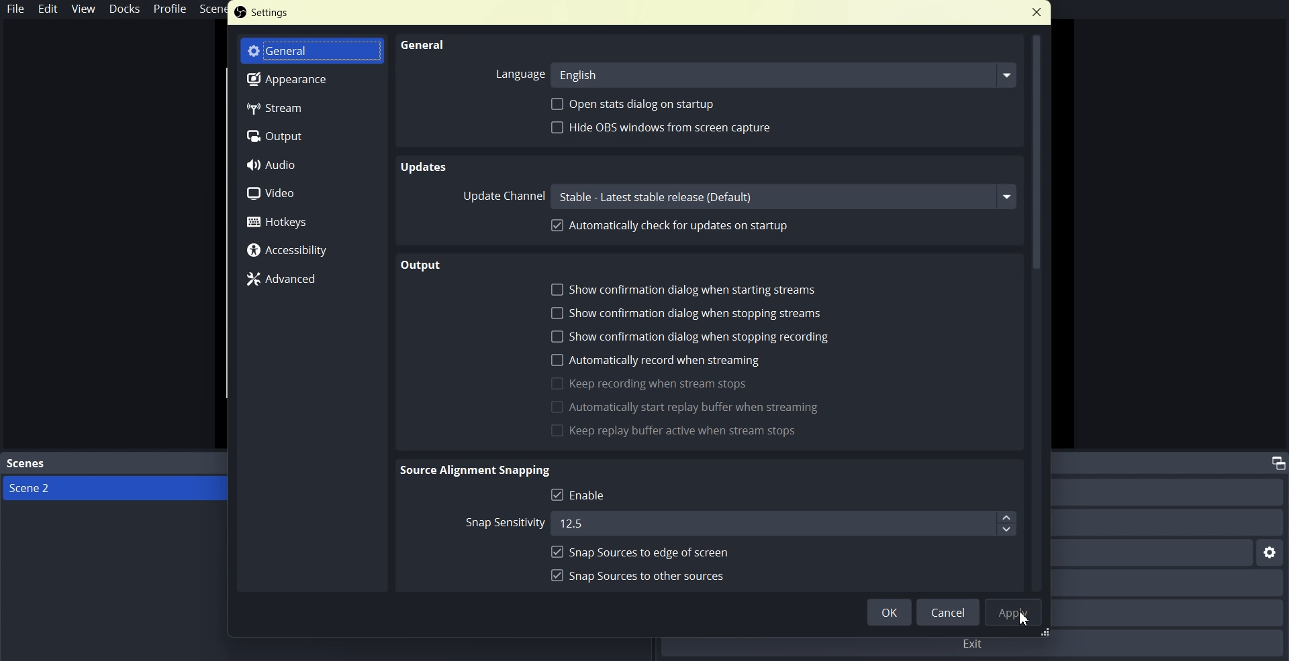 The height and width of the screenshot is (661, 1289). I want to click on Appearance, so click(314, 80).